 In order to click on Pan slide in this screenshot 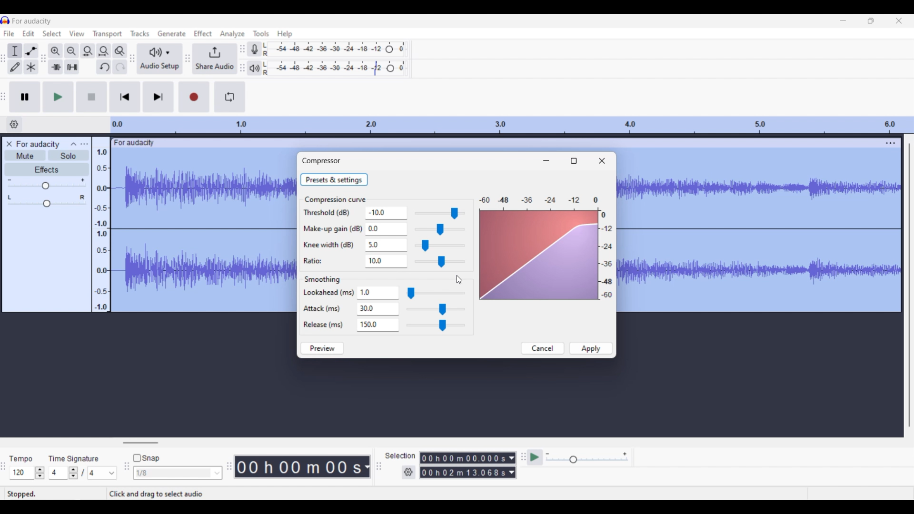, I will do `click(47, 201)`.